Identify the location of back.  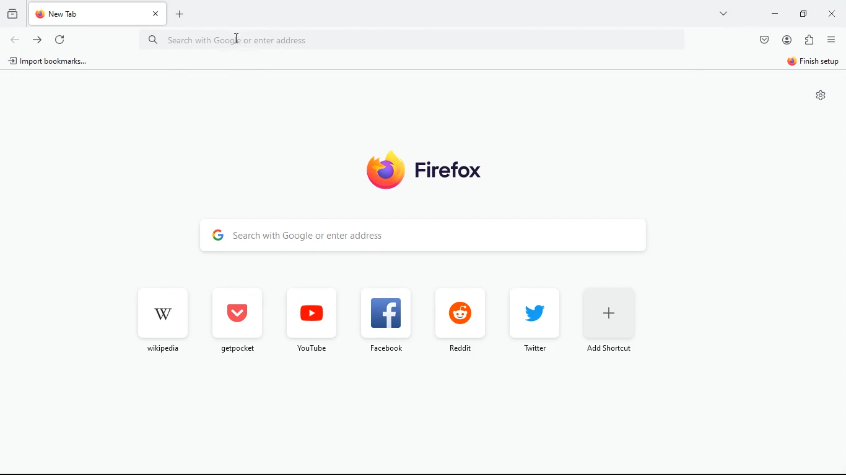
(14, 40).